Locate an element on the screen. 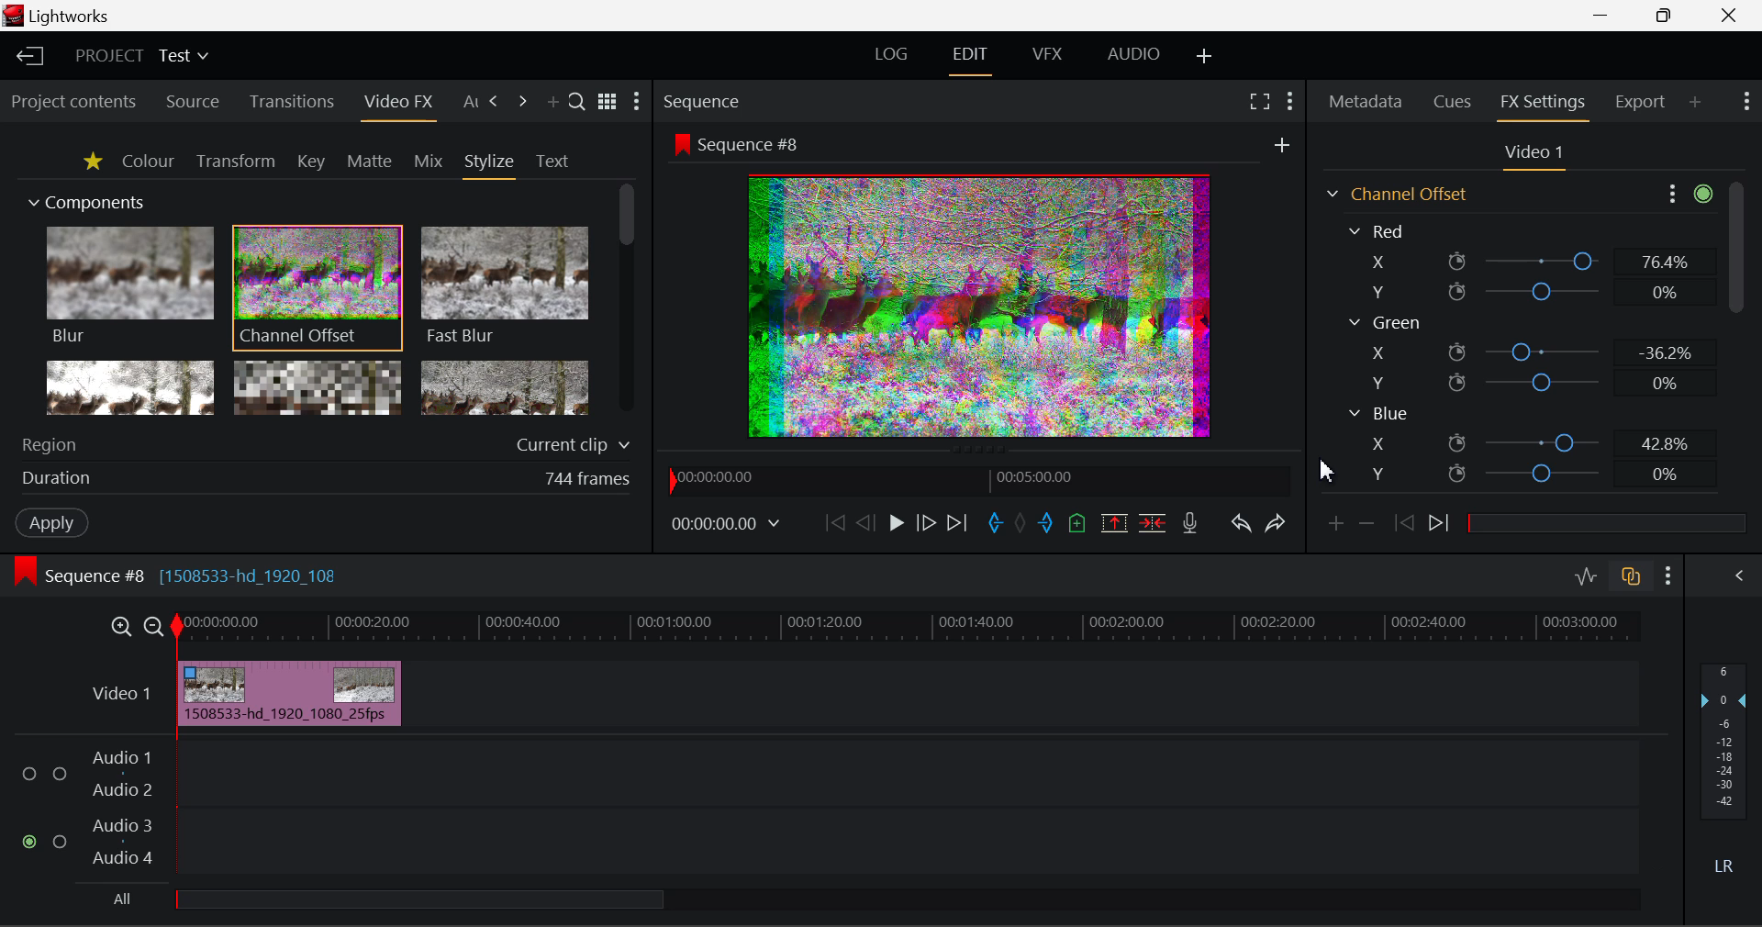  Restore Down is located at coordinates (1607, 17).